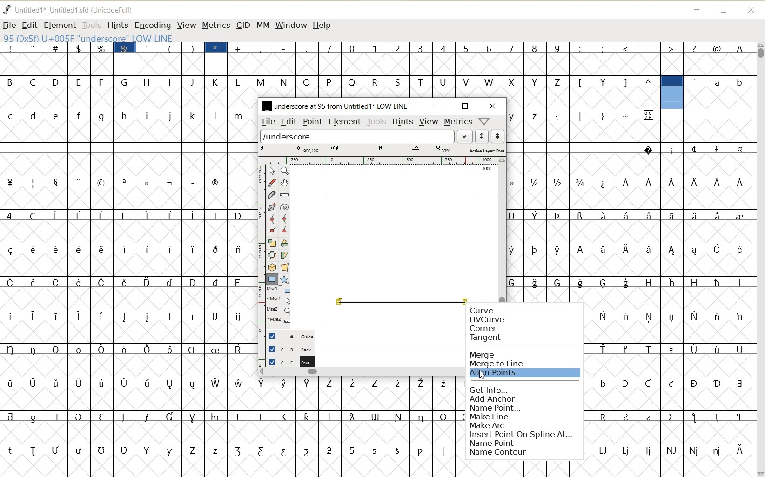  What do you see at coordinates (493, 106) in the screenshot?
I see `CLOSE` at bounding box center [493, 106].